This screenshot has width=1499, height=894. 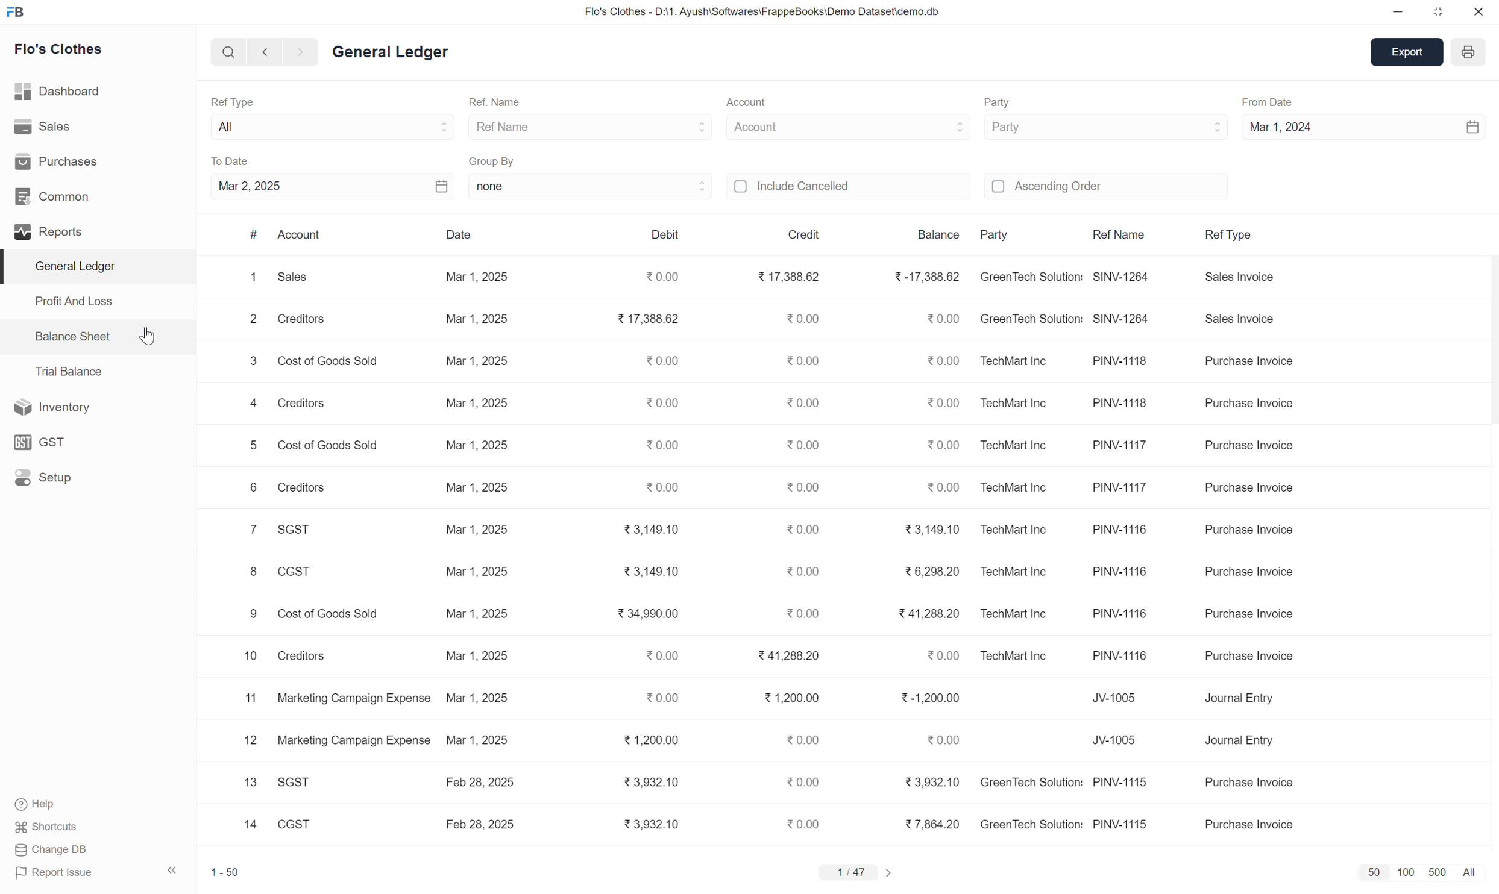 I want to click on Mar 1, 2025, so click(x=476, y=403).